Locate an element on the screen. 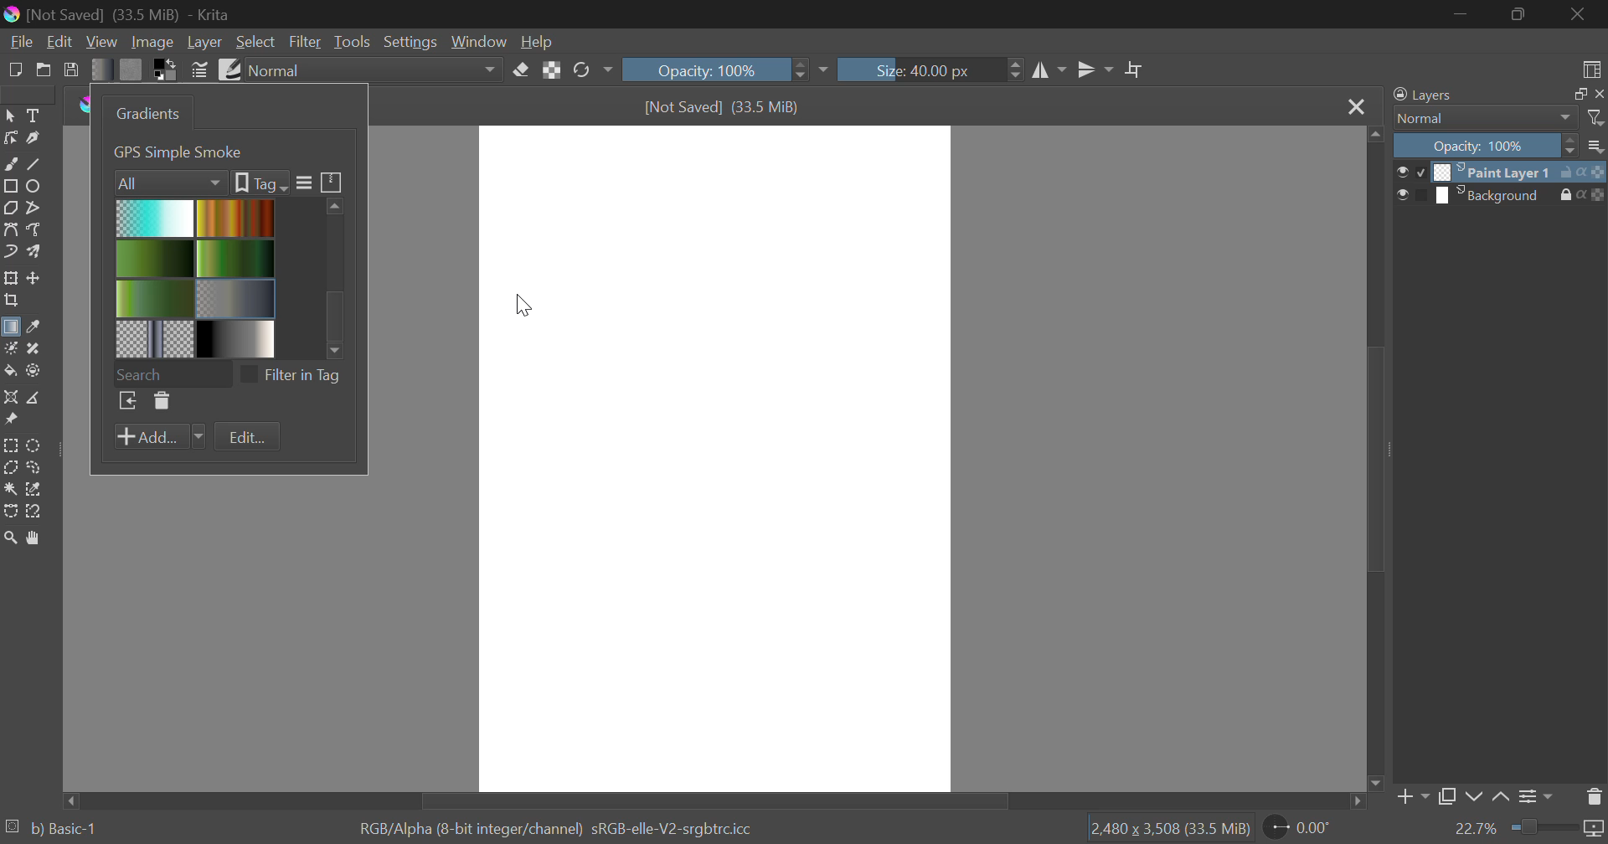 This screenshot has height=844, width=1608. more options is located at coordinates (1596, 146).